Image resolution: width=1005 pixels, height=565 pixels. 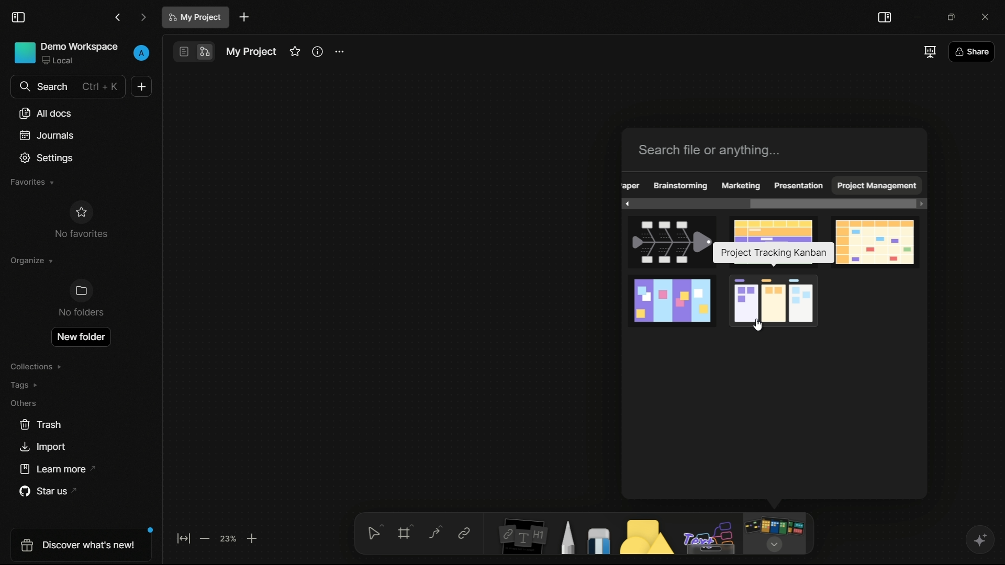 I want to click on new document, so click(x=141, y=86).